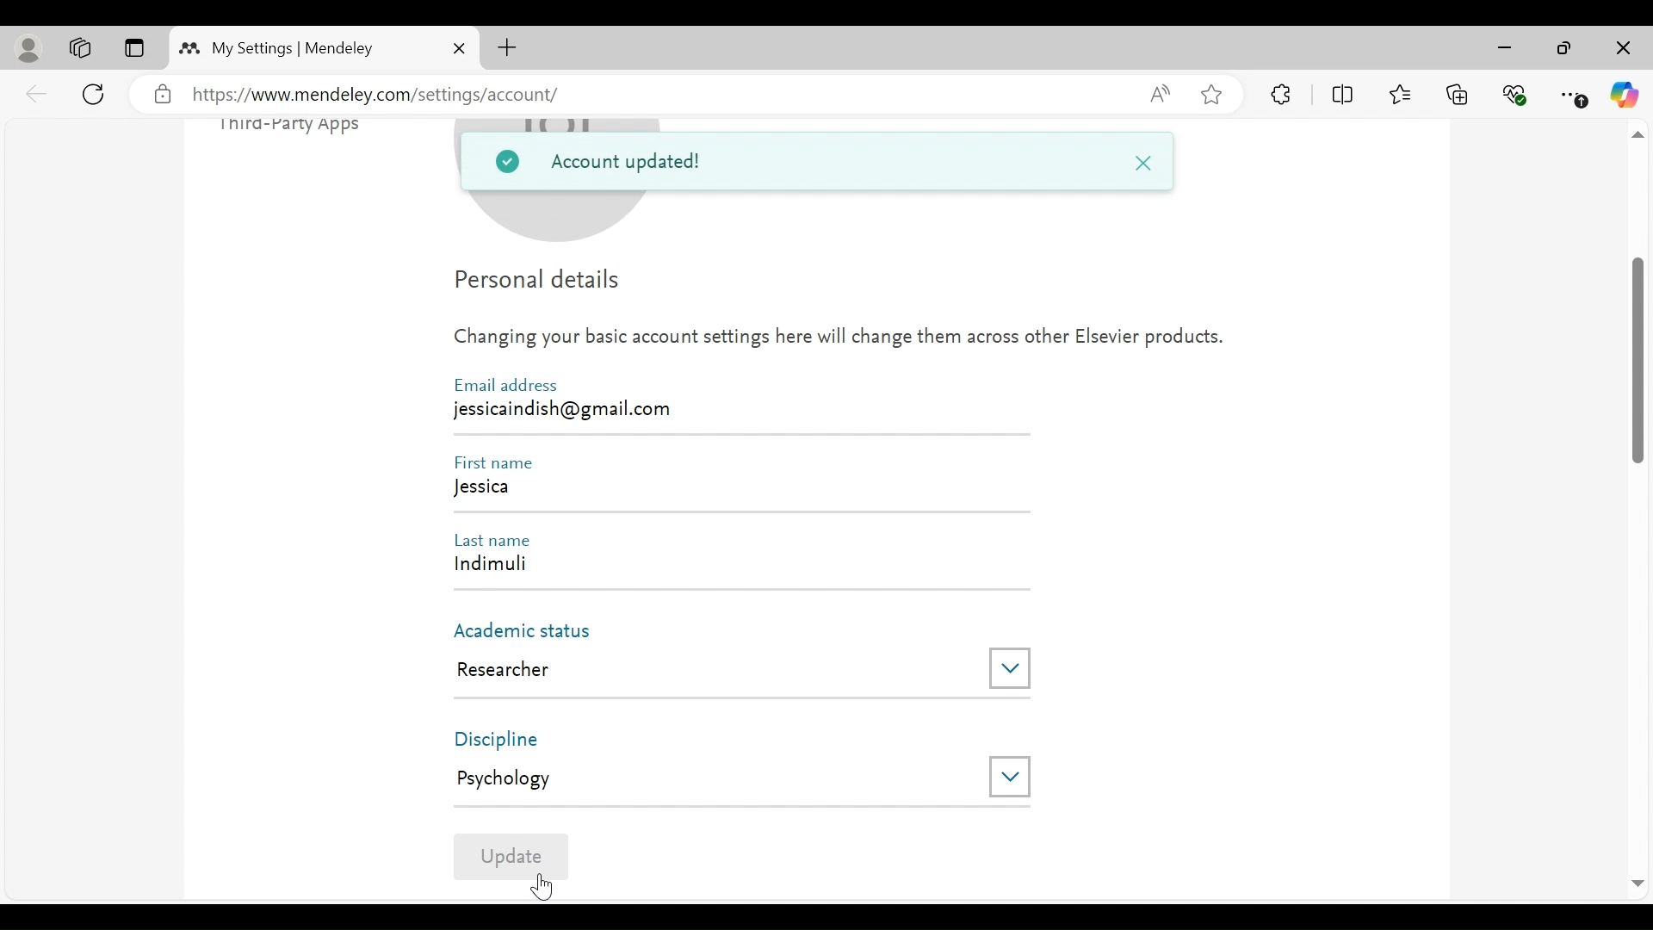 This screenshot has height=930, width=1653. I want to click on Last Name, so click(499, 538).